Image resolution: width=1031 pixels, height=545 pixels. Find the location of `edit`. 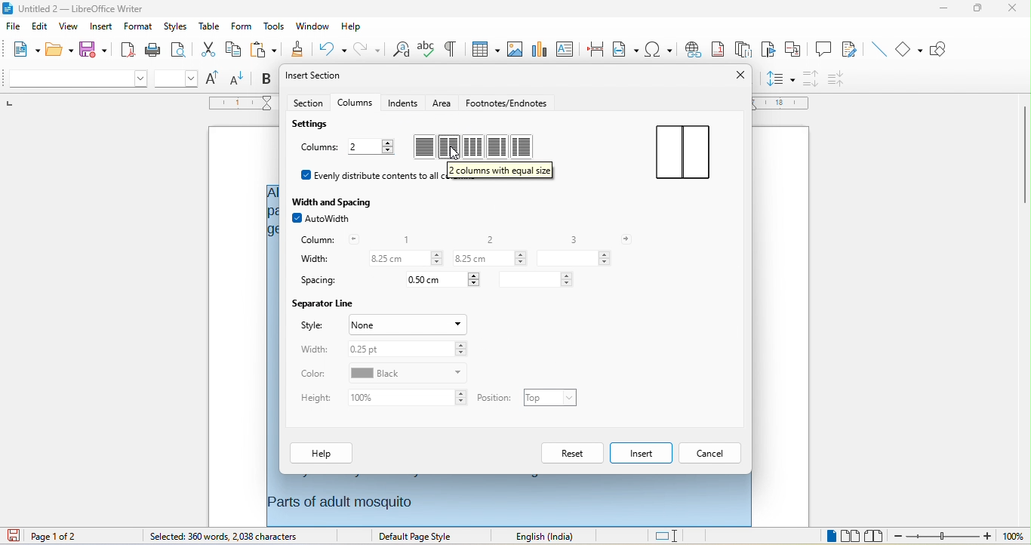

edit is located at coordinates (39, 26).